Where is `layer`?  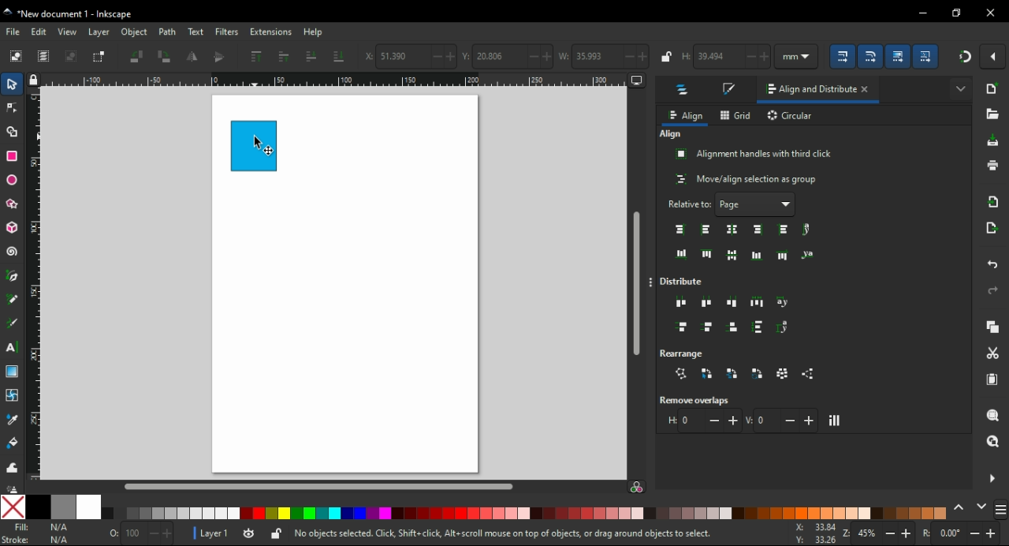
layer is located at coordinates (209, 533).